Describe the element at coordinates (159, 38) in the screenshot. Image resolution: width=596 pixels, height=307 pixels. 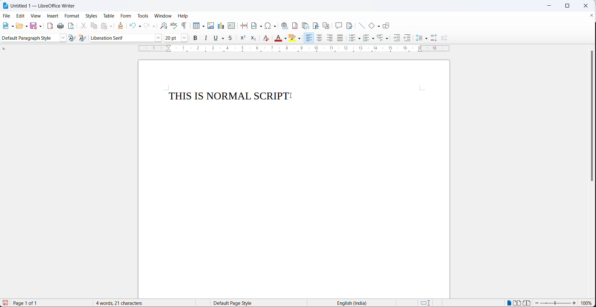
I see `font name options` at that location.